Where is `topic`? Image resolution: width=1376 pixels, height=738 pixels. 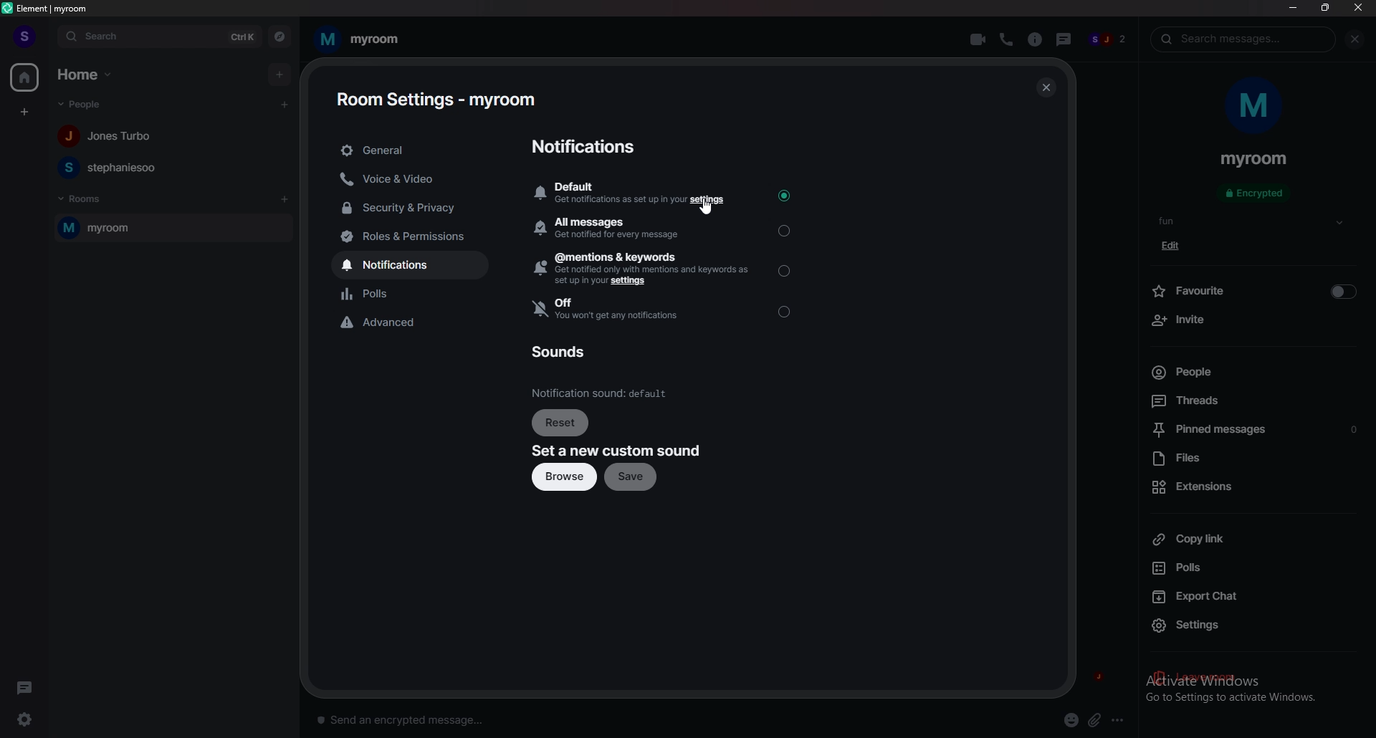
topic is located at coordinates (1177, 221).